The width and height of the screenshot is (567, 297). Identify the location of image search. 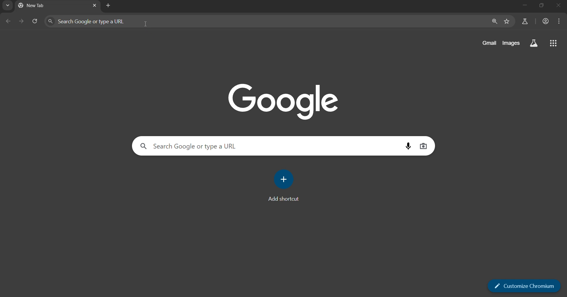
(424, 146).